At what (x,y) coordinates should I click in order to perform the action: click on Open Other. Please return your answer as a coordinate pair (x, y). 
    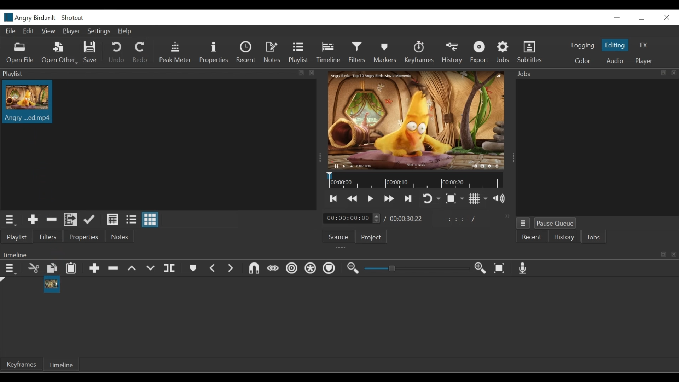
    Looking at the image, I should click on (60, 53).